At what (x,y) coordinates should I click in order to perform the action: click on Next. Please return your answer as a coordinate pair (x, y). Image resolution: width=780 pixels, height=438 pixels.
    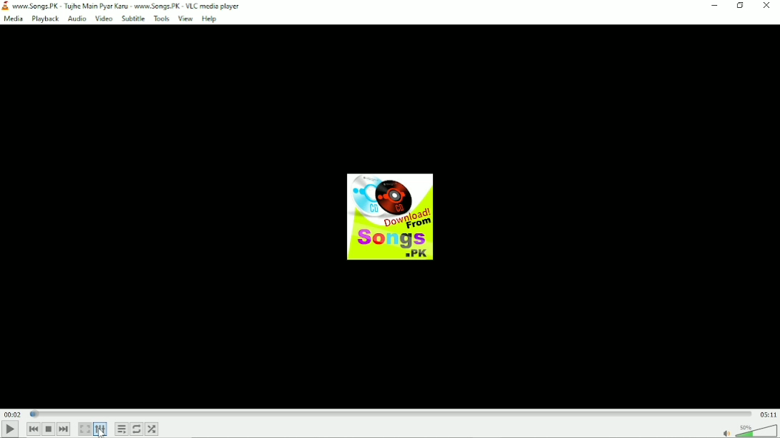
    Looking at the image, I should click on (64, 429).